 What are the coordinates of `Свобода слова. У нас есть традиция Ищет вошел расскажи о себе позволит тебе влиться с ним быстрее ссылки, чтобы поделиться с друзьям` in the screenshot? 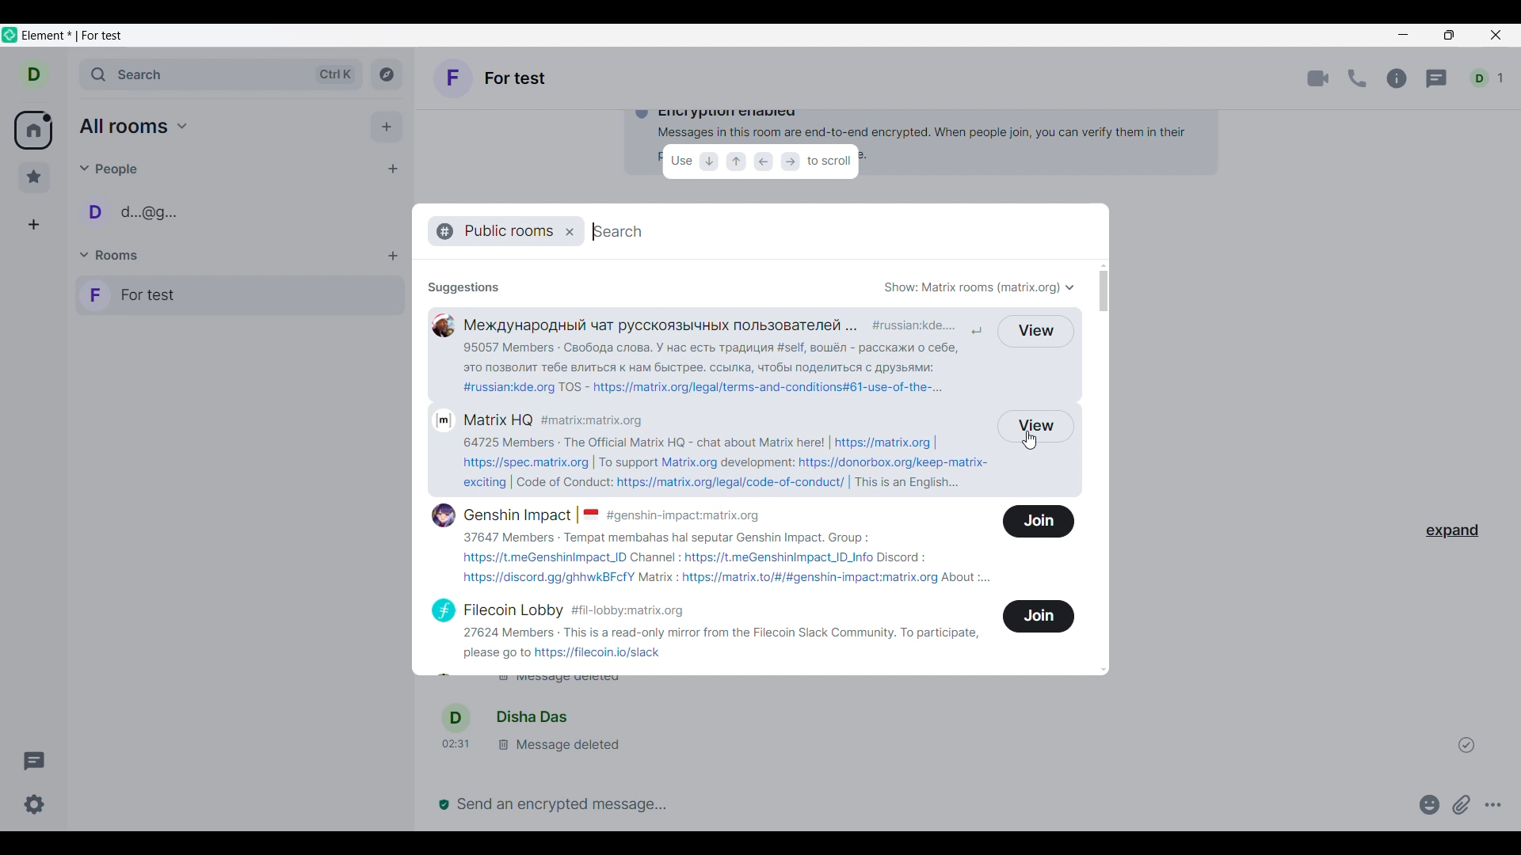 It's located at (719, 359).